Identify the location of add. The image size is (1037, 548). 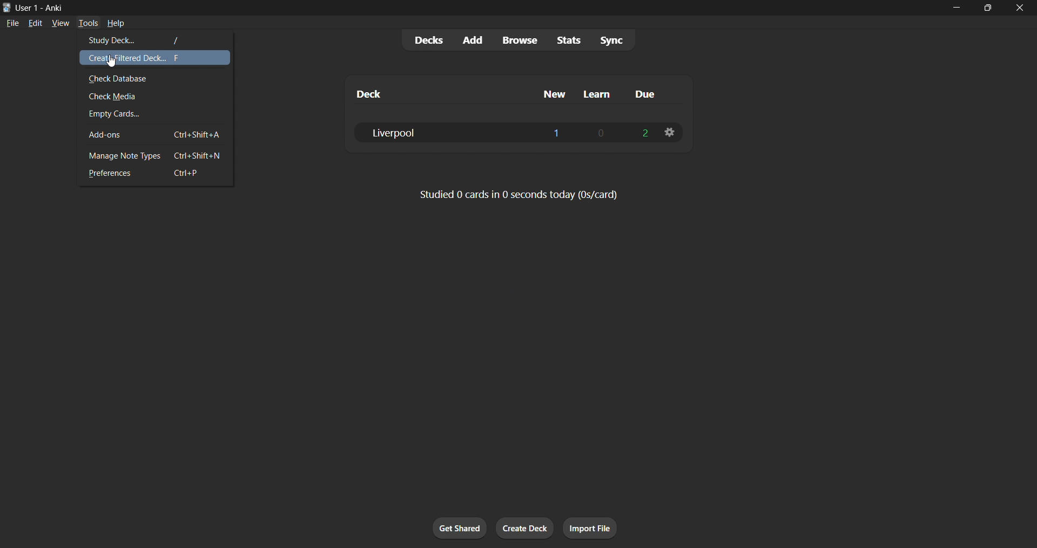
(470, 40).